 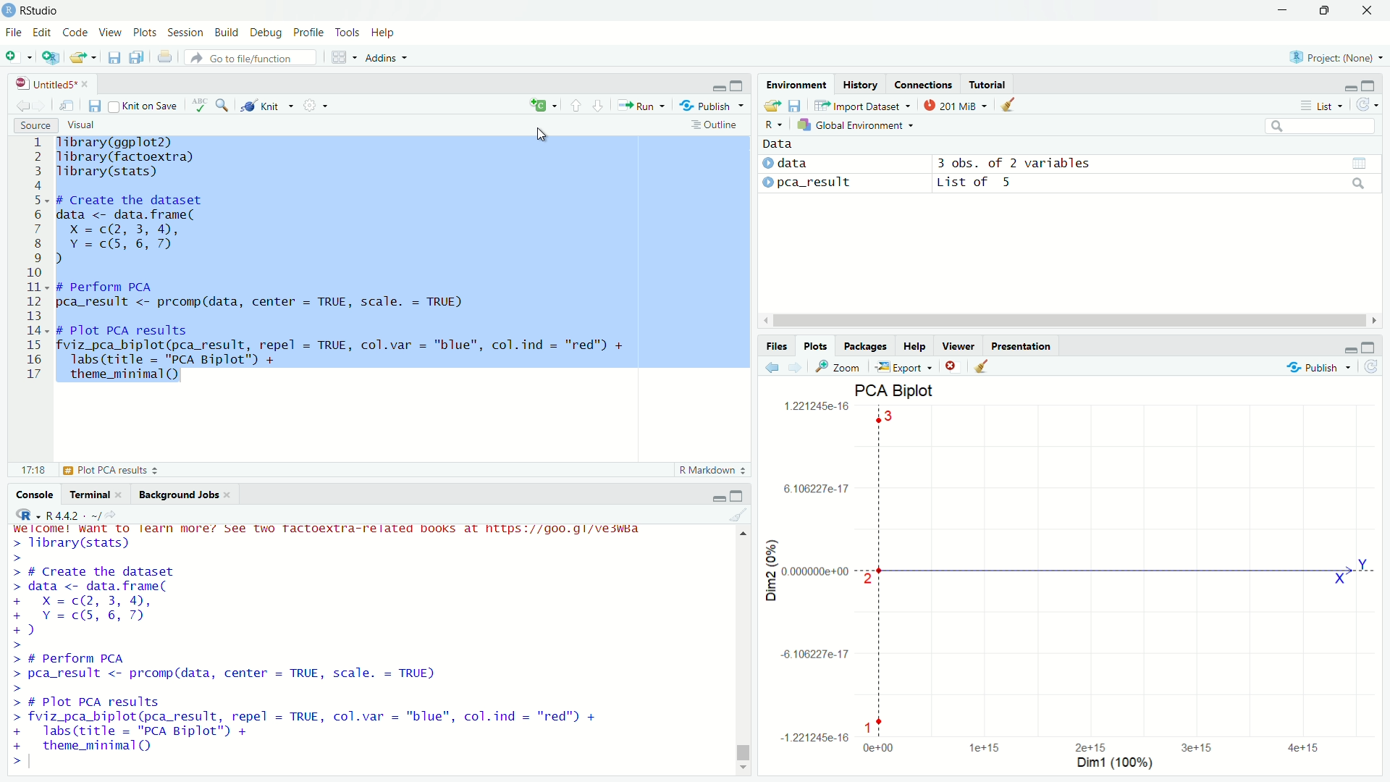 What do you see at coordinates (712, 469) in the screenshot?
I see `r markdown` at bounding box center [712, 469].